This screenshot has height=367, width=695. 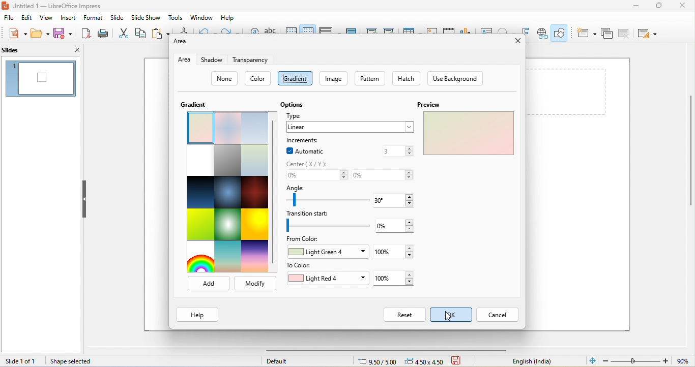 I want to click on 3, so click(x=385, y=151).